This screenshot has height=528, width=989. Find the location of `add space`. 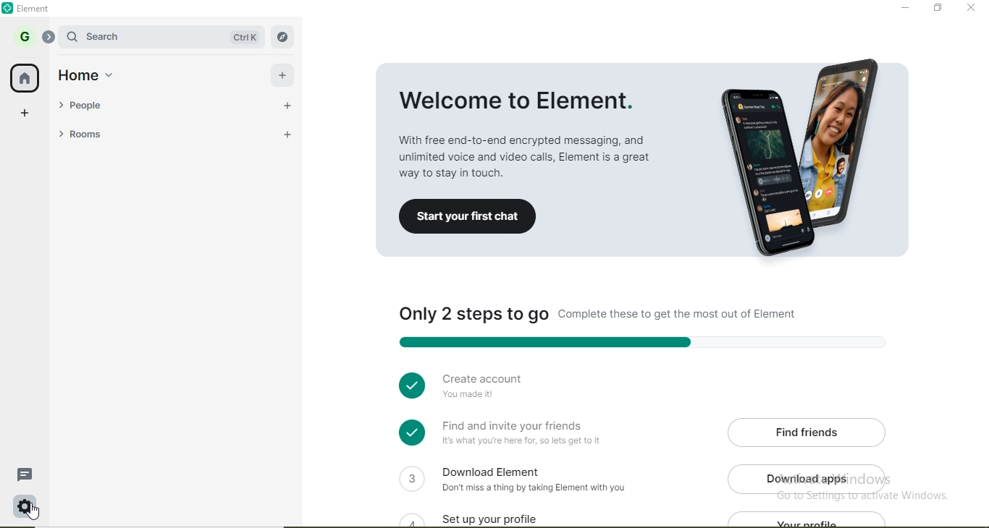

add space is located at coordinates (25, 116).